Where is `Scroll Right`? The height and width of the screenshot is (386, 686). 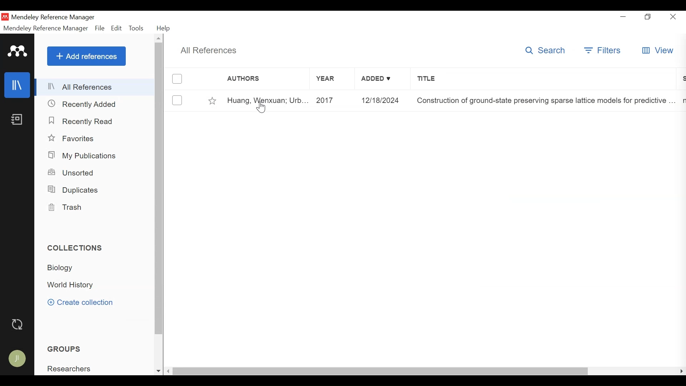 Scroll Right is located at coordinates (682, 372).